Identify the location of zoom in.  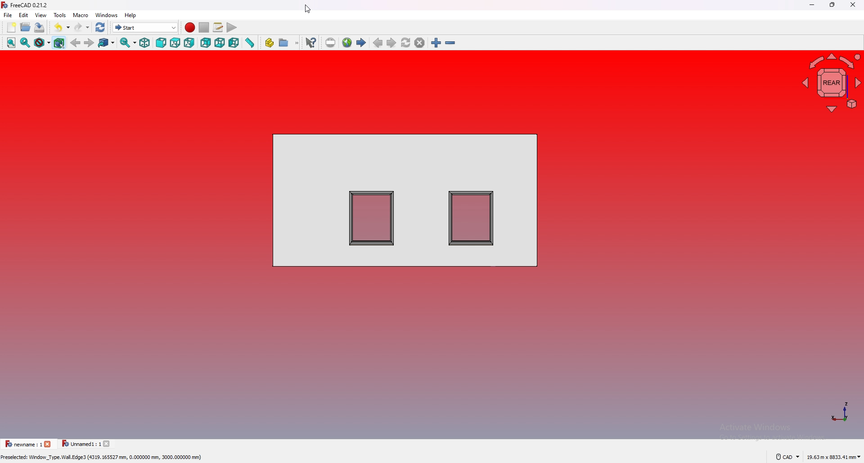
(436, 43).